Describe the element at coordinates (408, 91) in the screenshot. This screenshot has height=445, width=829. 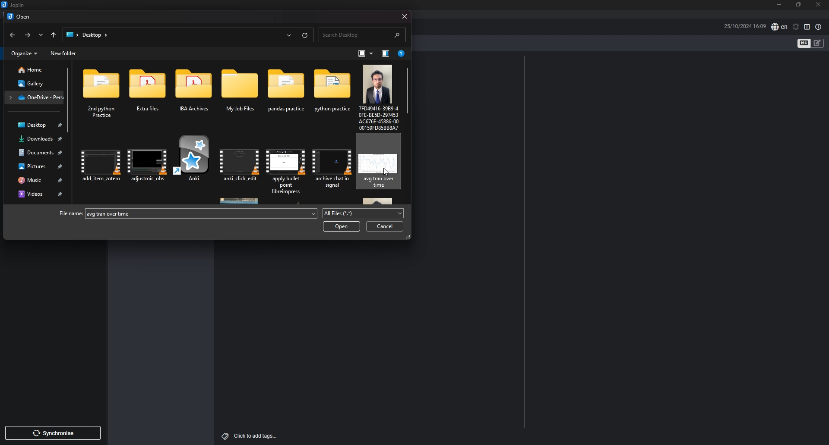
I see `scroll bar` at that location.